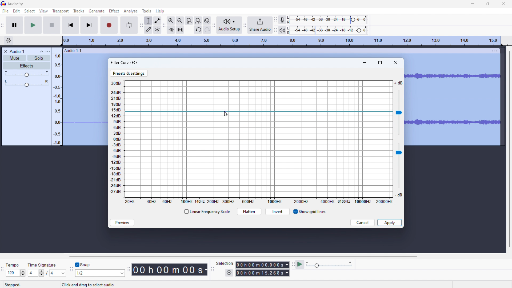  I want to click on mute, so click(14, 58).